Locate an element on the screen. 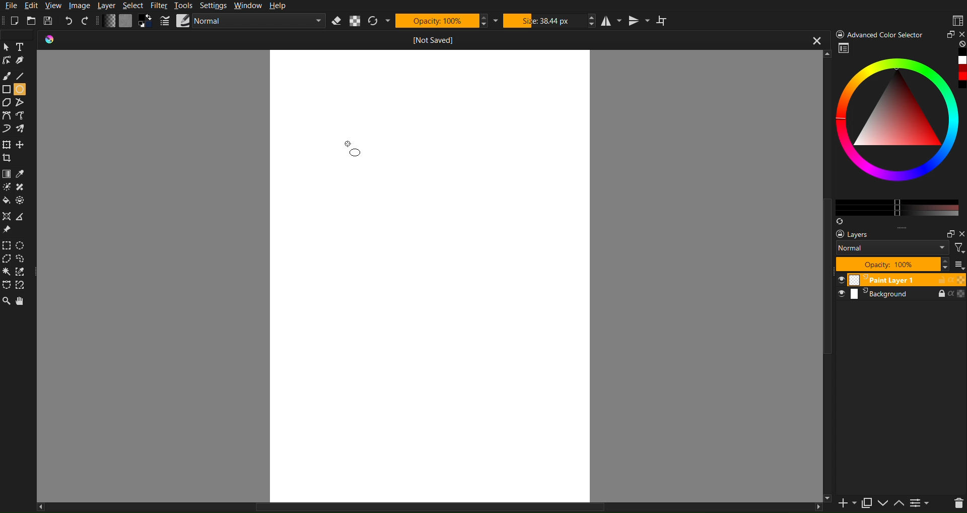 This screenshot has height=513, width=967. Curve Tools is located at coordinates (7, 116).